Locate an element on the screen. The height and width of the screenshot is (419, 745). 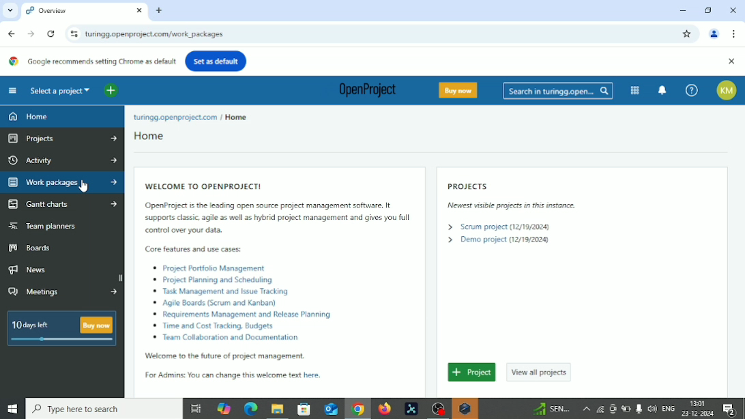
Notifications is located at coordinates (733, 409).